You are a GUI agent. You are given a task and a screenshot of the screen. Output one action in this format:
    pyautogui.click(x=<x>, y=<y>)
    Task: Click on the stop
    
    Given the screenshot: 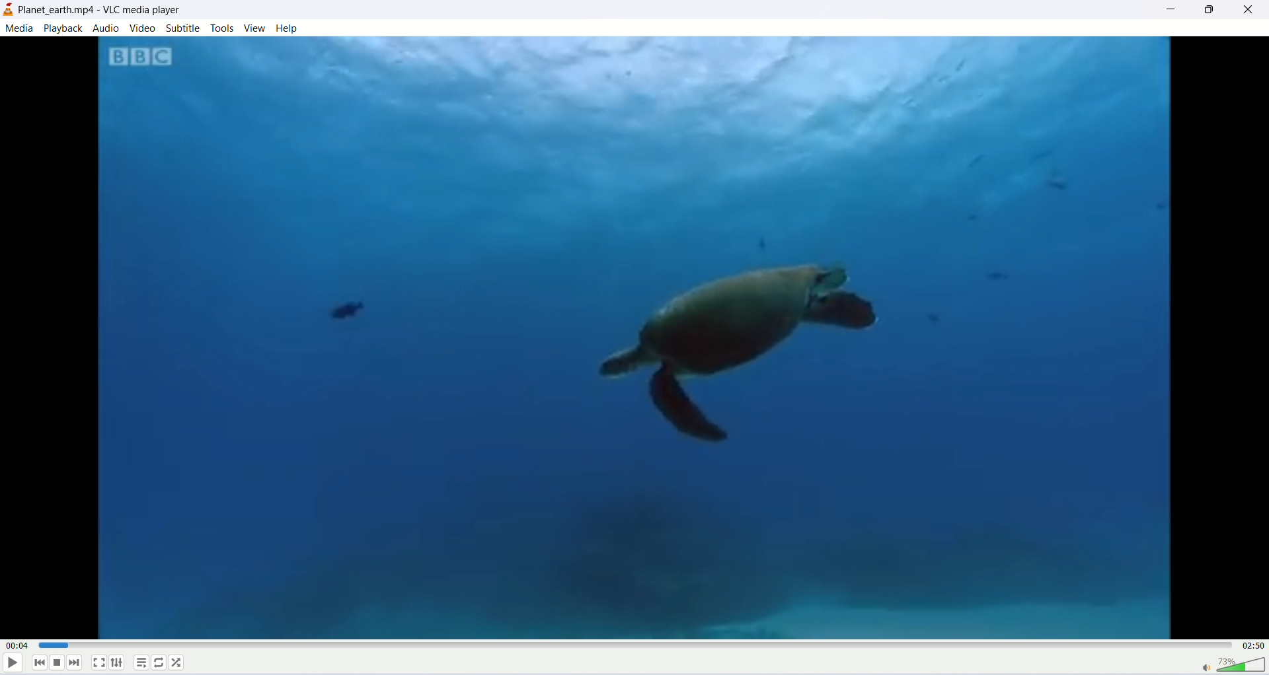 What is the action you would take?
    pyautogui.click(x=58, y=665)
    